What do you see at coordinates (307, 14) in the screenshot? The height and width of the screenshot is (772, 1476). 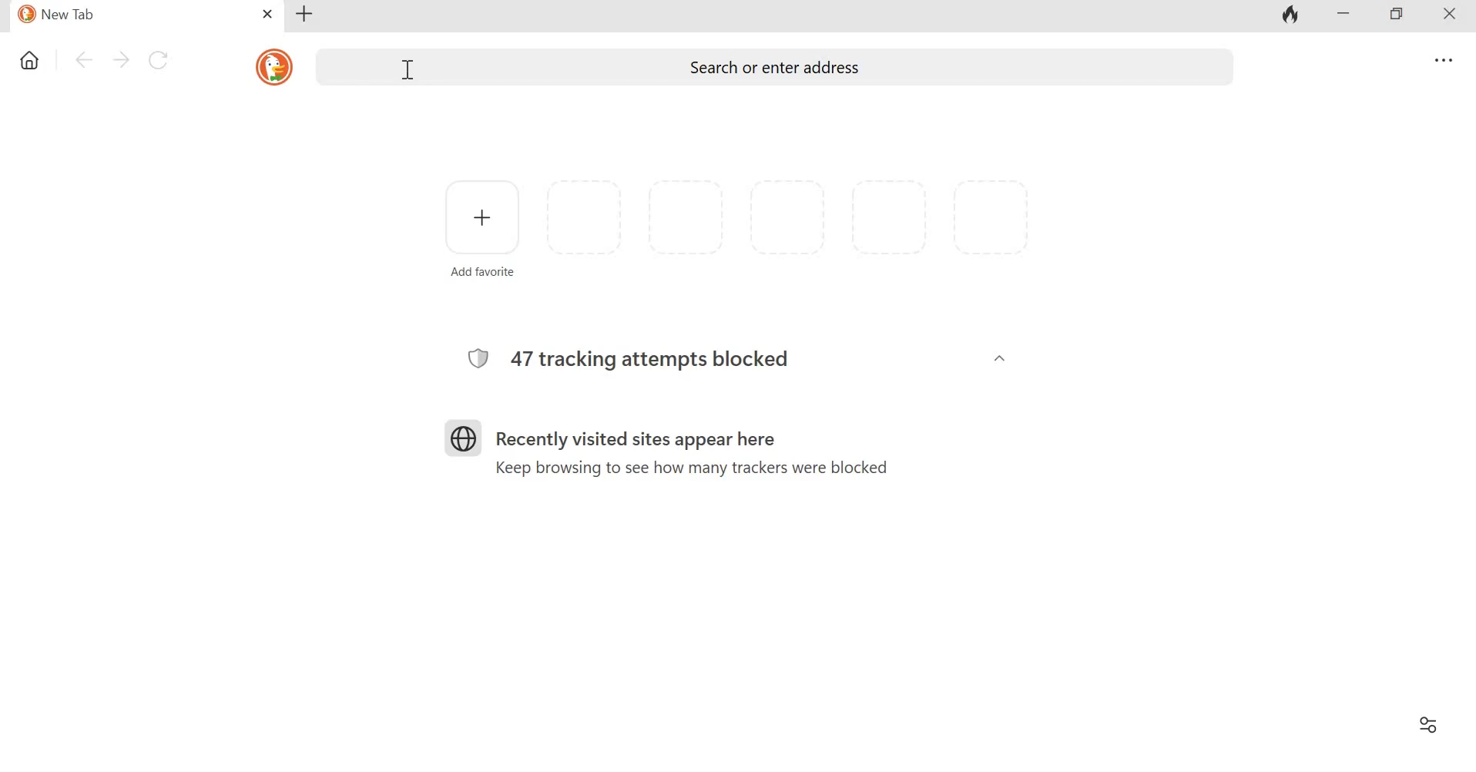 I see `Add new tab` at bounding box center [307, 14].